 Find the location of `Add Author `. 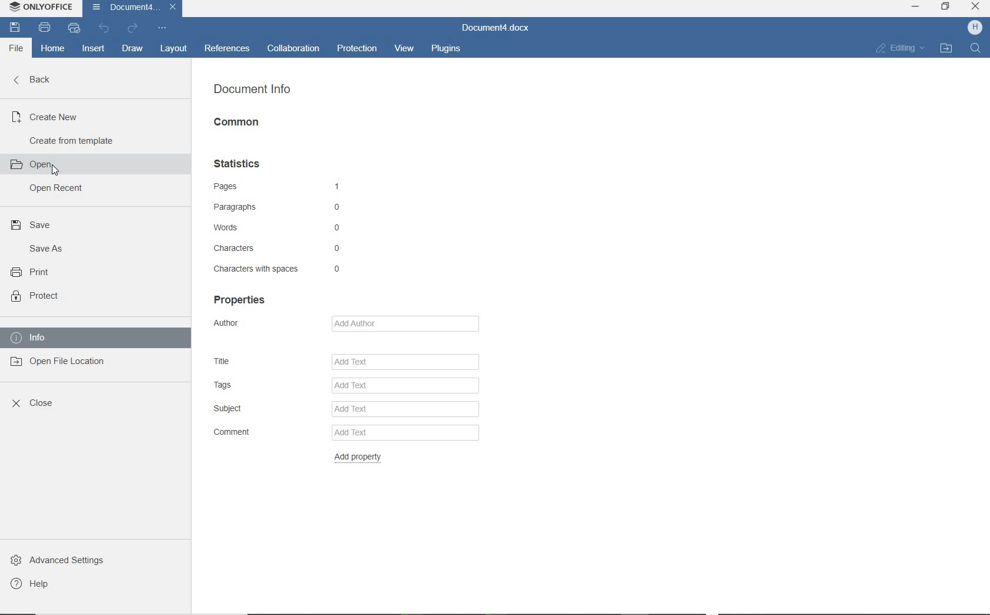

Add Author  is located at coordinates (411, 322).